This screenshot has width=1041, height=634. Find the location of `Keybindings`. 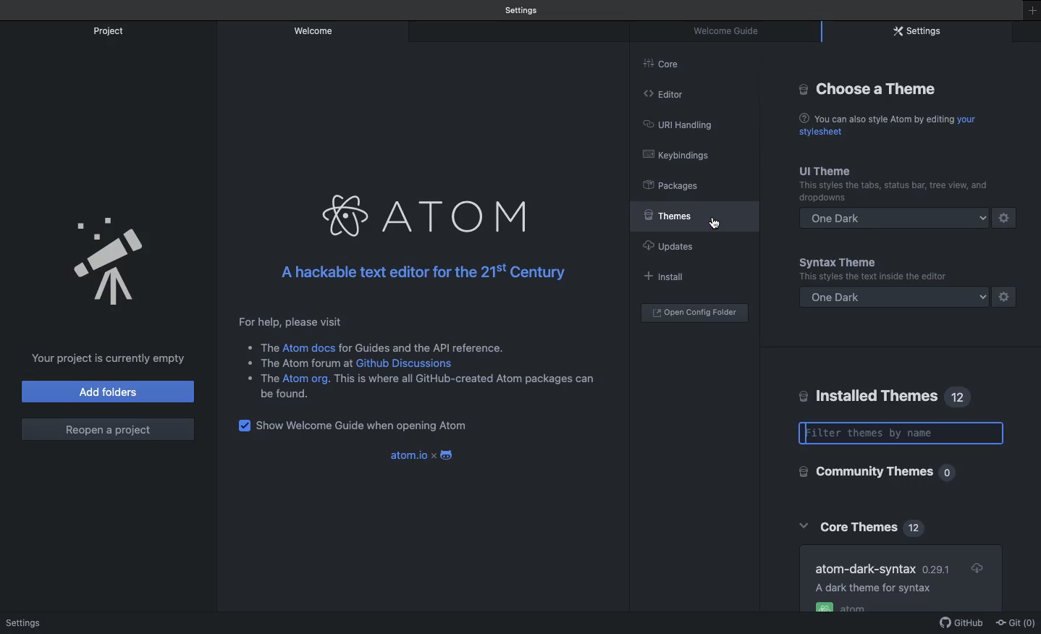

Keybindings is located at coordinates (680, 156).